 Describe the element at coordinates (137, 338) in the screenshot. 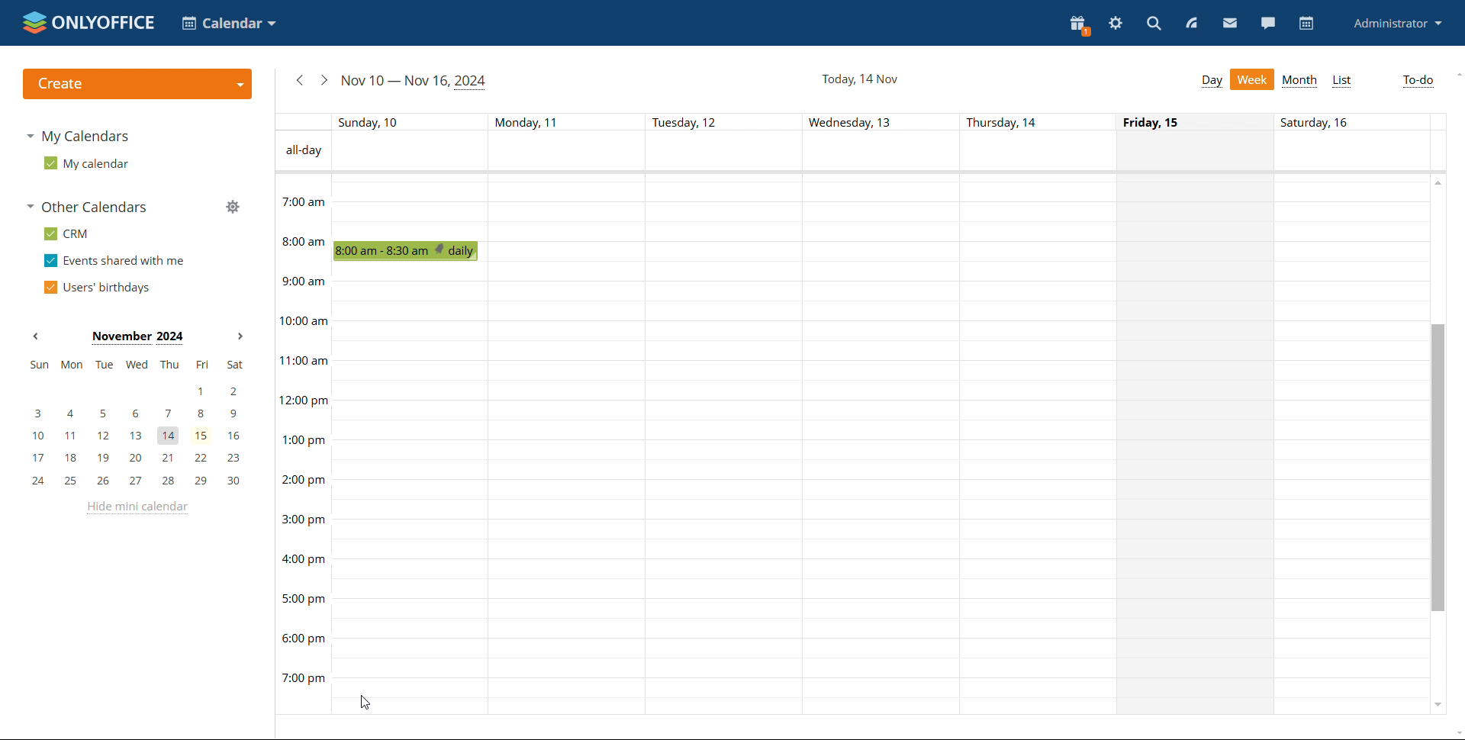

I see `current month` at that location.